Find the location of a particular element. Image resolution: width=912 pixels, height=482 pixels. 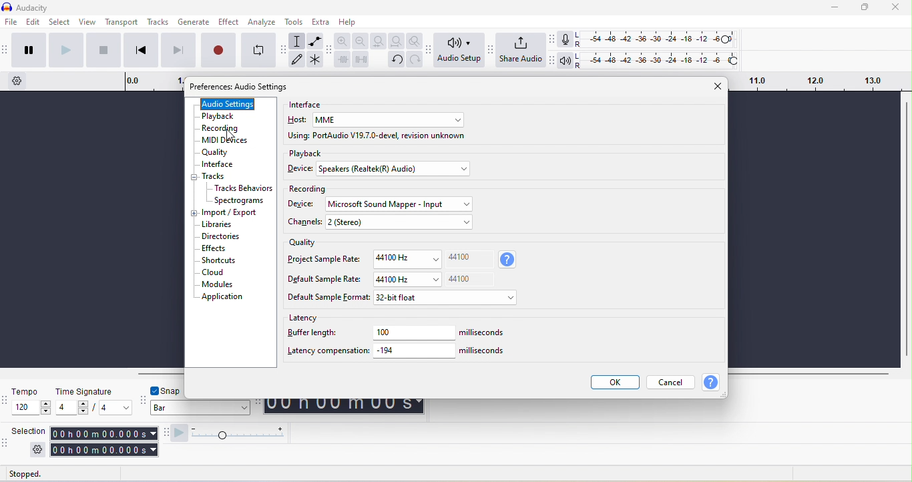

midi devices is located at coordinates (223, 140).